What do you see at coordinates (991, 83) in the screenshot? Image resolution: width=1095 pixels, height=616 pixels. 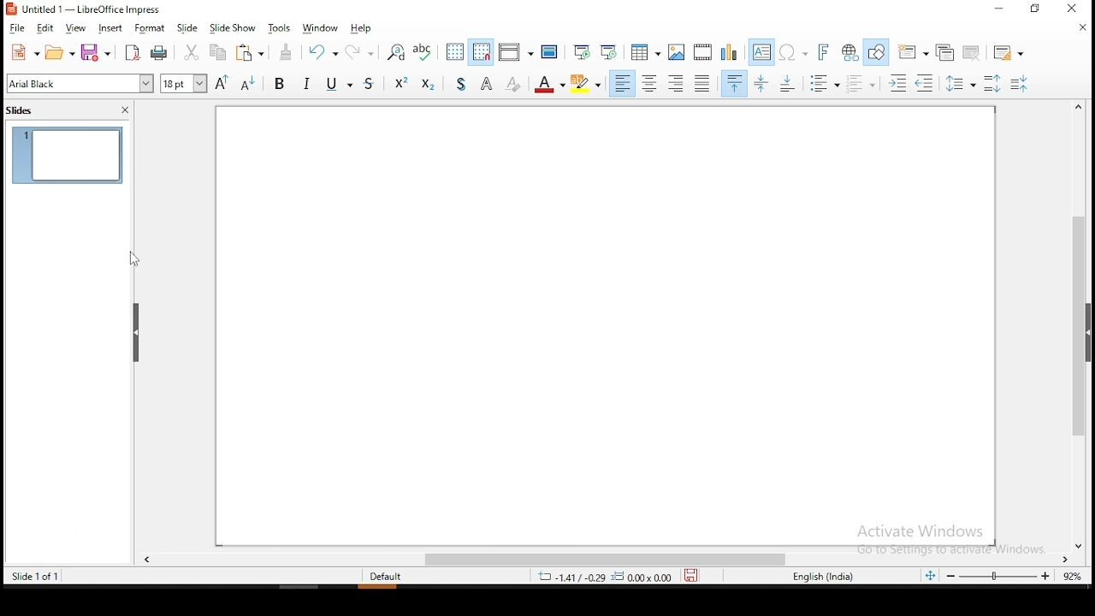 I see `icrease paragraph spacing` at bounding box center [991, 83].